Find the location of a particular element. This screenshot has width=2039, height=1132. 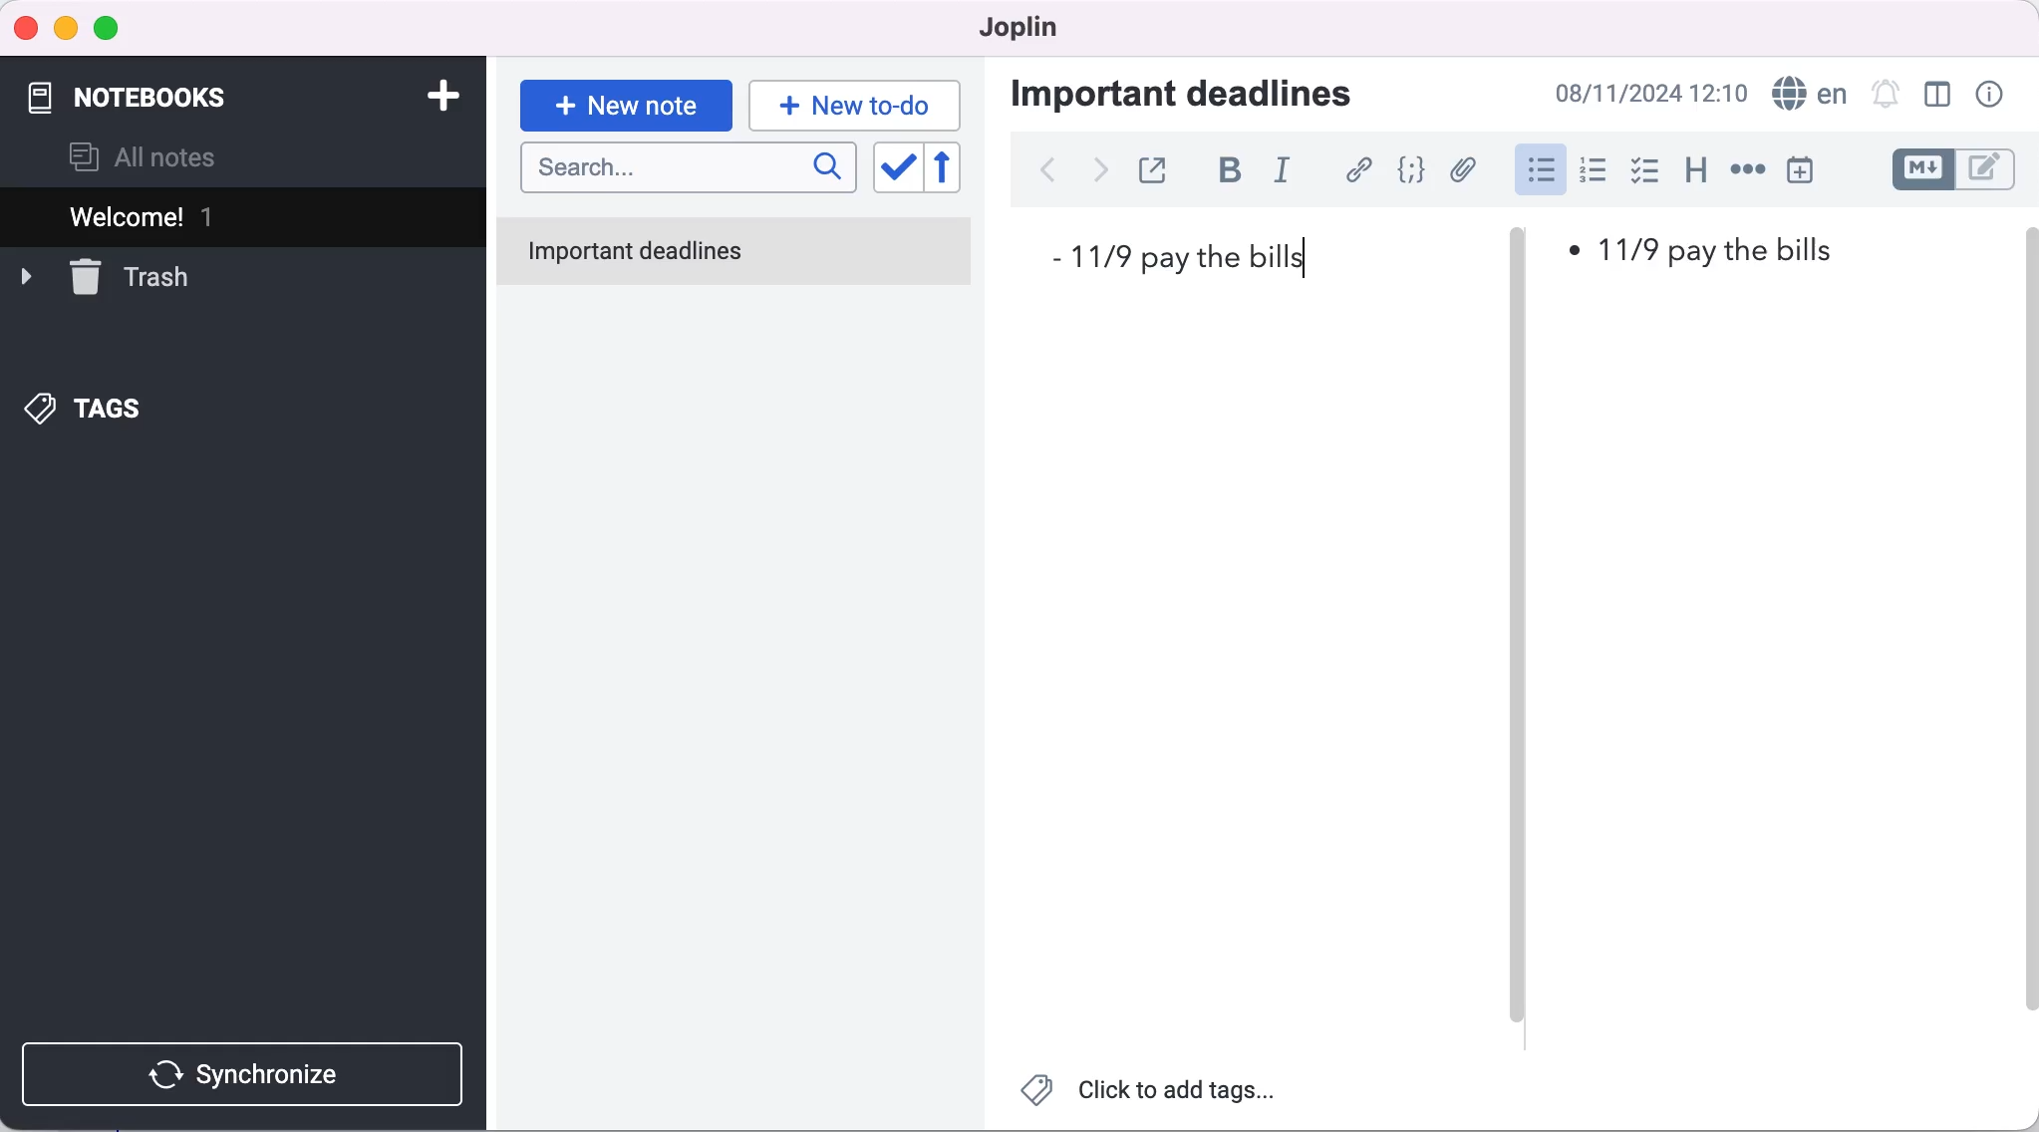

maximize is located at coordinates (113, 27).